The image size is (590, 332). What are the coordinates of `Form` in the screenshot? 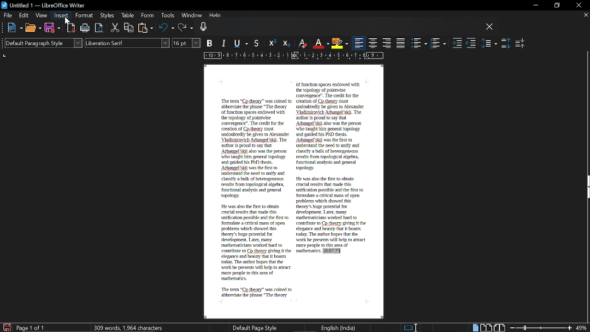 It's located at (147, 16).